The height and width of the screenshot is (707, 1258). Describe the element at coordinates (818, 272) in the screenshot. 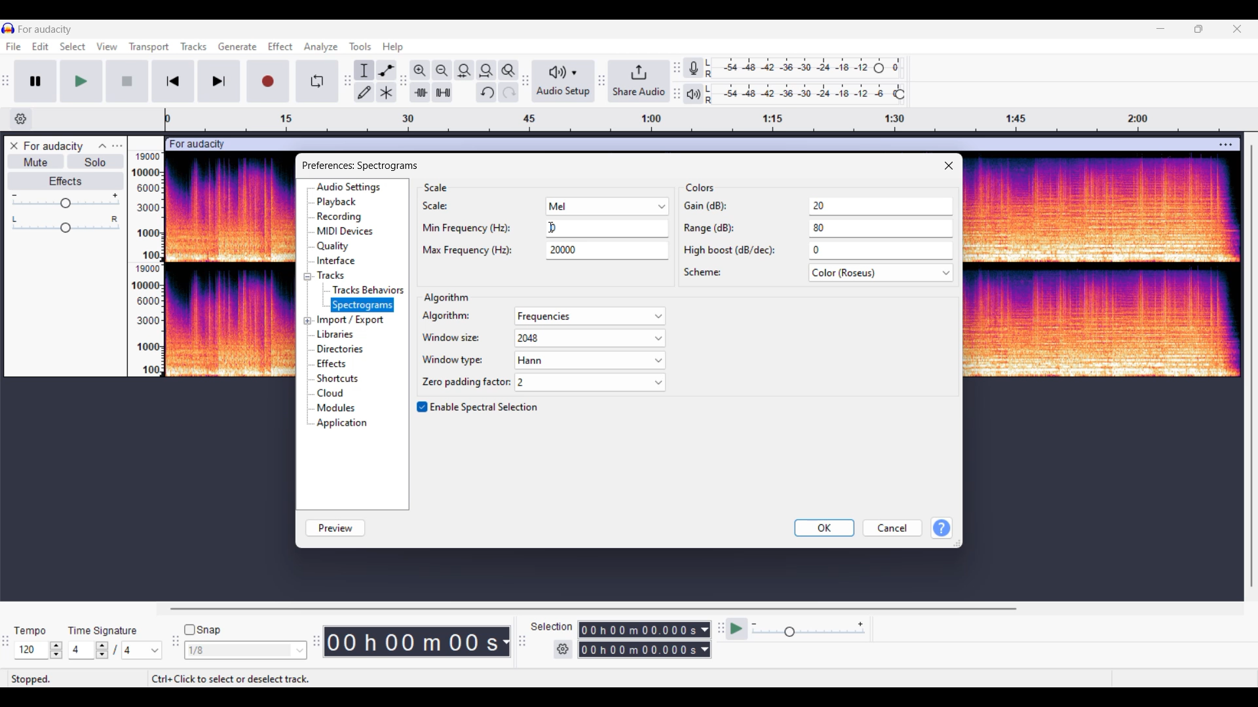

I see `scheme` at that location.